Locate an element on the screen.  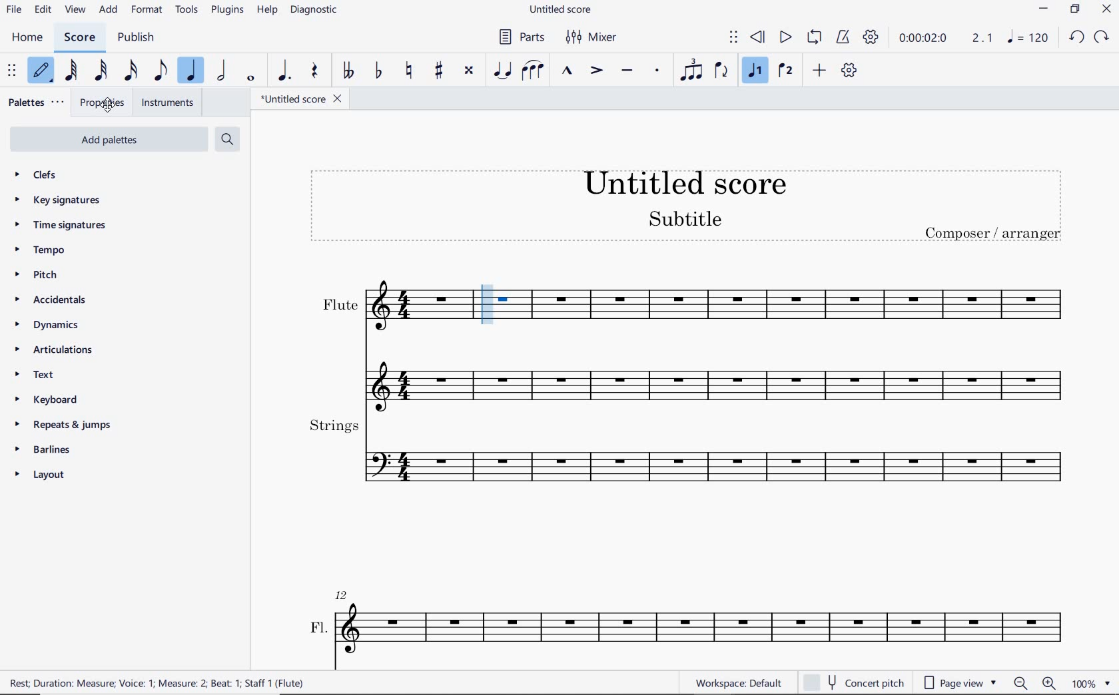
TOGGLE FLAT is located at coordinates (378, 71).